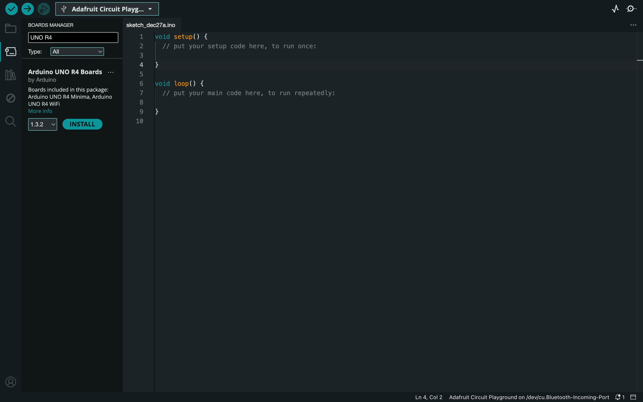 The width and height of the screenshot is (643, 402). Describe the element at coordinates (235, 73) in the screenshot. I see `code` at that location.